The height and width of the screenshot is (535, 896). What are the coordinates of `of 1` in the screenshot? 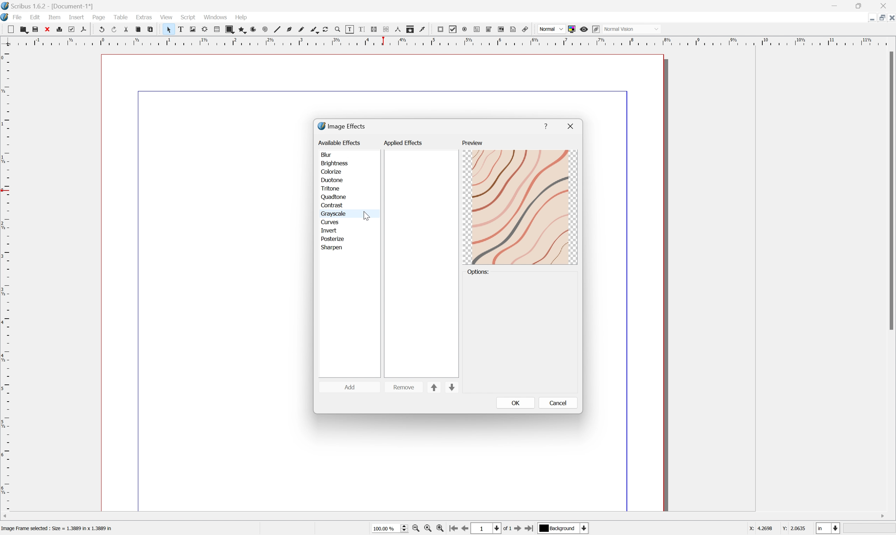 It's located at (508, 530).